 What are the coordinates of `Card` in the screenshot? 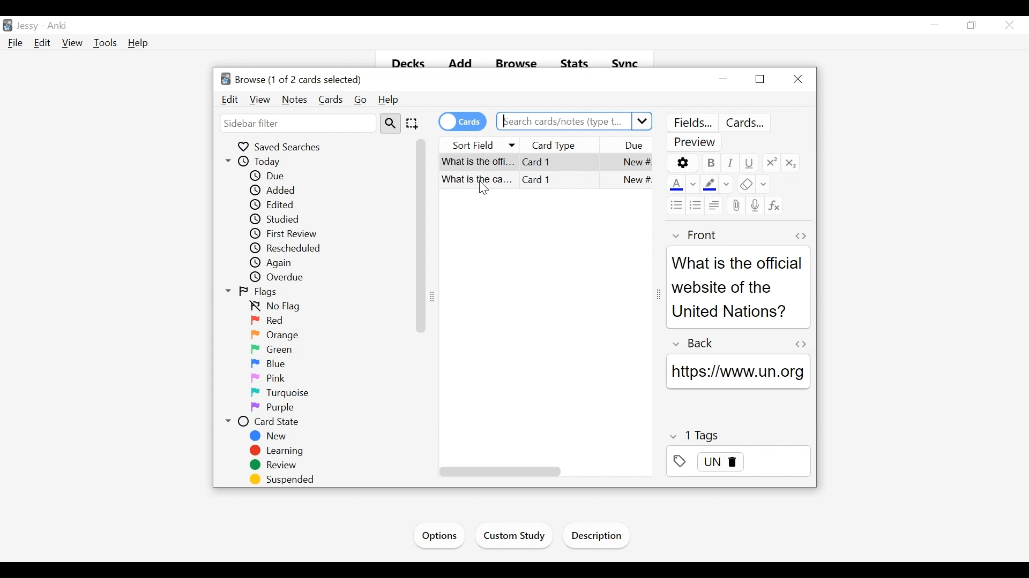 It's located at (541, 161).